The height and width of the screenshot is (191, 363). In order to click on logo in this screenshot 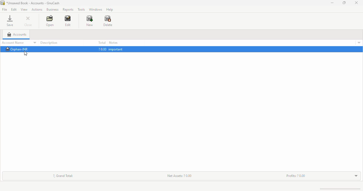, I will do `click(3, 3)`.